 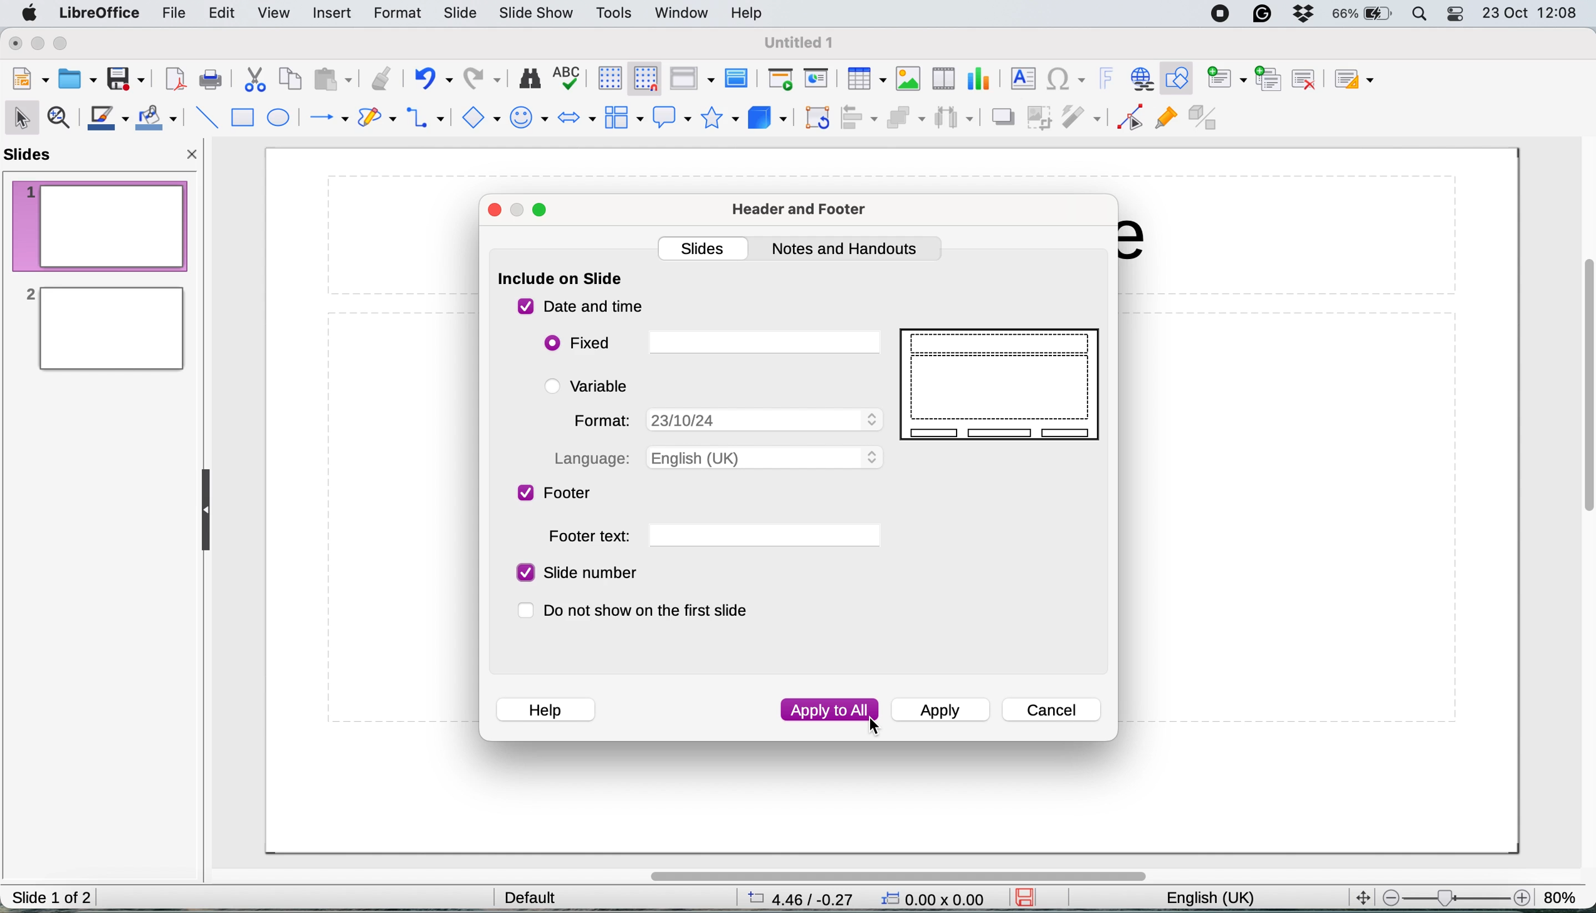 What do you see at coordinates (908, 78) in the screenshot?
I see `insert chart` at bounding box center [908, 78].